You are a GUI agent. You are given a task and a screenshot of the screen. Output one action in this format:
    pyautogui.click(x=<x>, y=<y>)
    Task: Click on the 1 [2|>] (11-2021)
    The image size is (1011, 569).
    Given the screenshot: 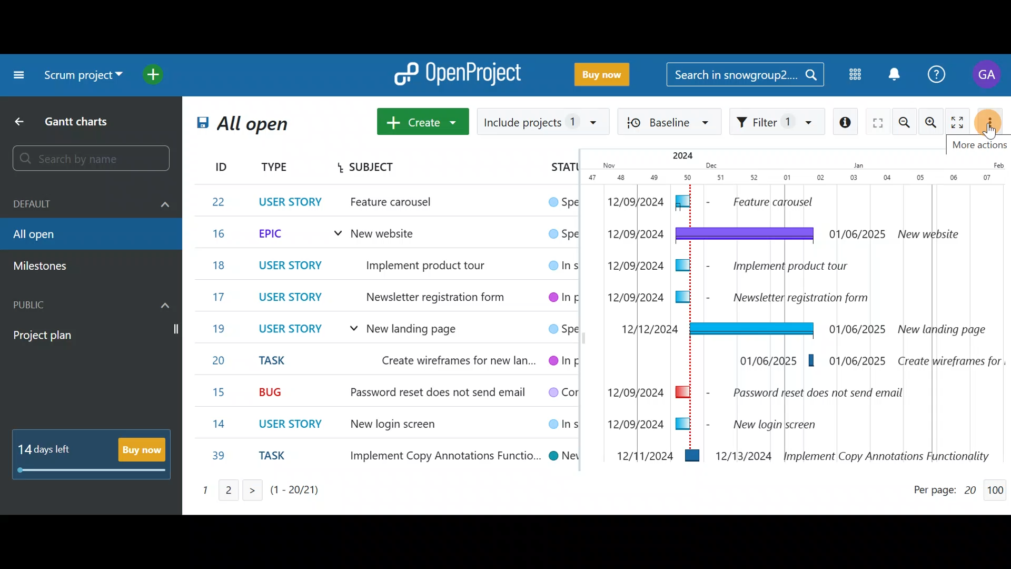 What is the action you would take?
    pyautogui.click(x=255, y=490)
    